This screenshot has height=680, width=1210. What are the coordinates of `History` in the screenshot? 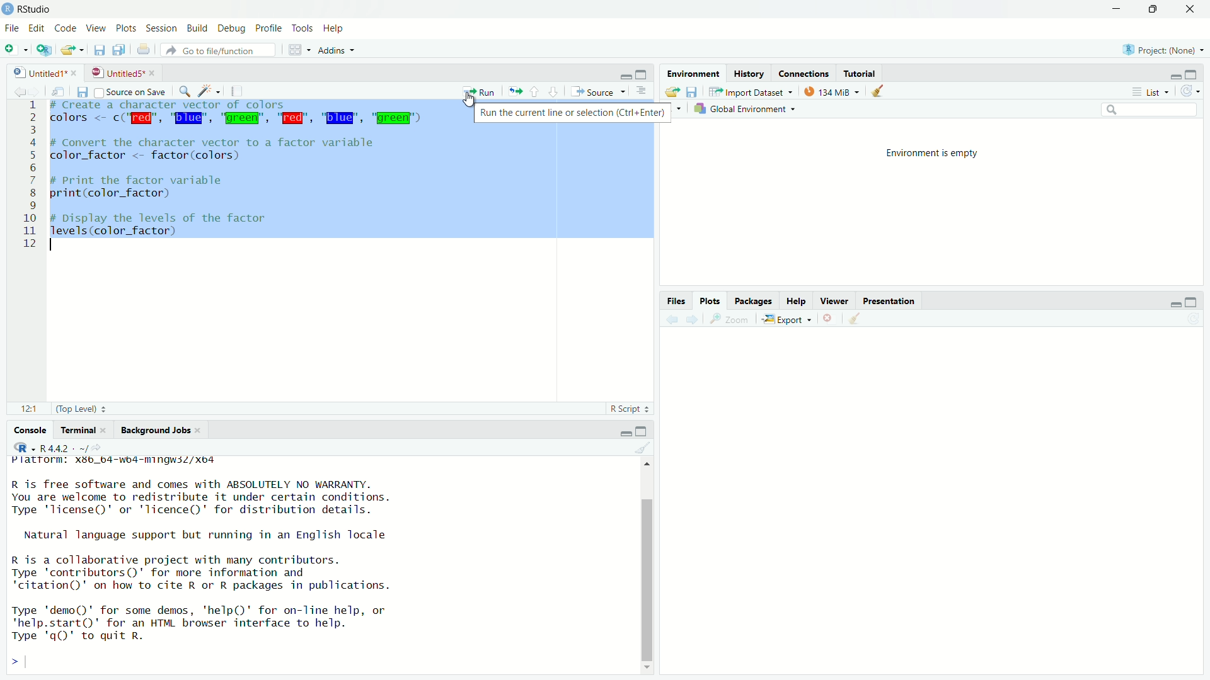 It's located at (748, 72).